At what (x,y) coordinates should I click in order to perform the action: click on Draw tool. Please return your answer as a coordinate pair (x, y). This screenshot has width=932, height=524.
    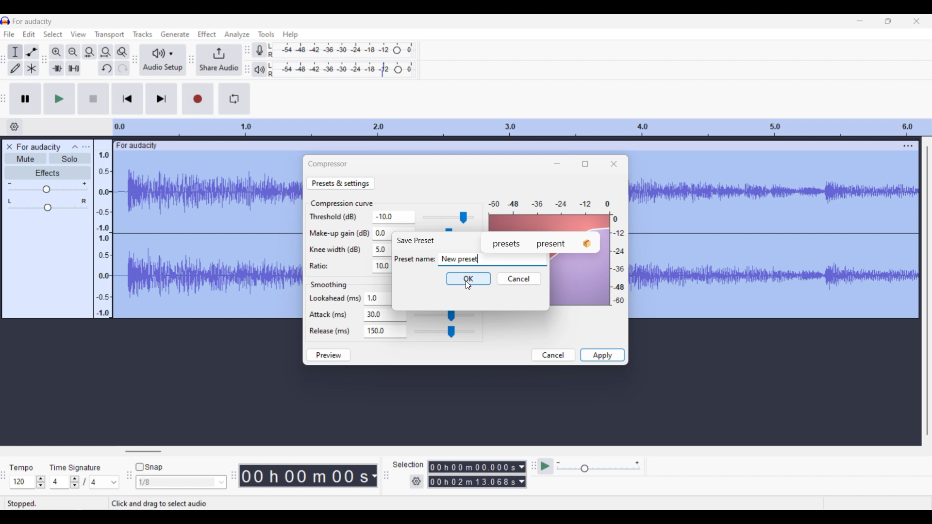
    Looking at the image, I should click on (15, 68).